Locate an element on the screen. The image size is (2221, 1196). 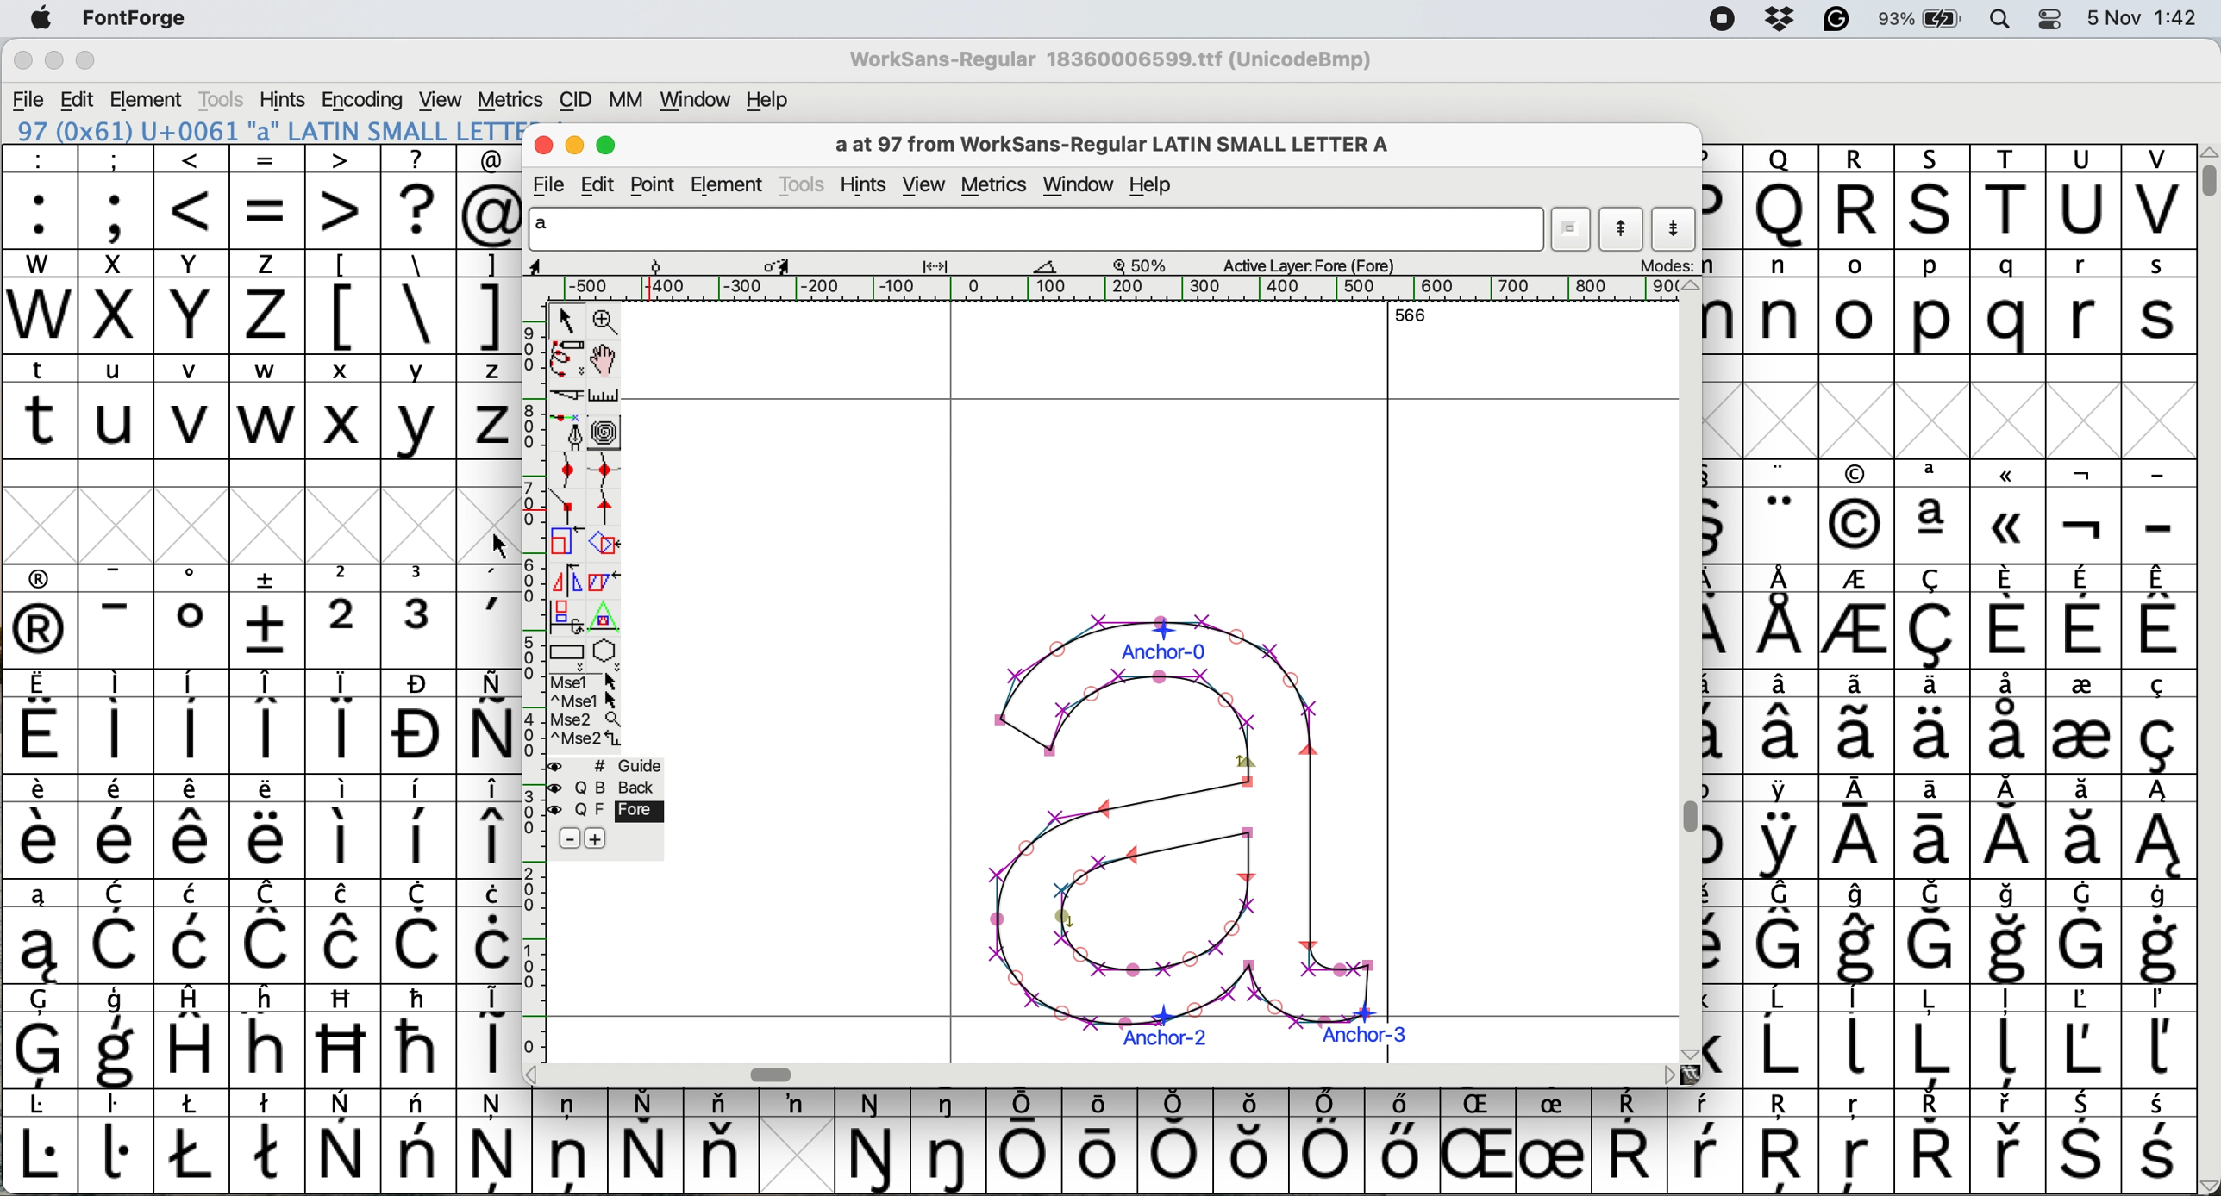
maximise is located at coordinates (609, 145).